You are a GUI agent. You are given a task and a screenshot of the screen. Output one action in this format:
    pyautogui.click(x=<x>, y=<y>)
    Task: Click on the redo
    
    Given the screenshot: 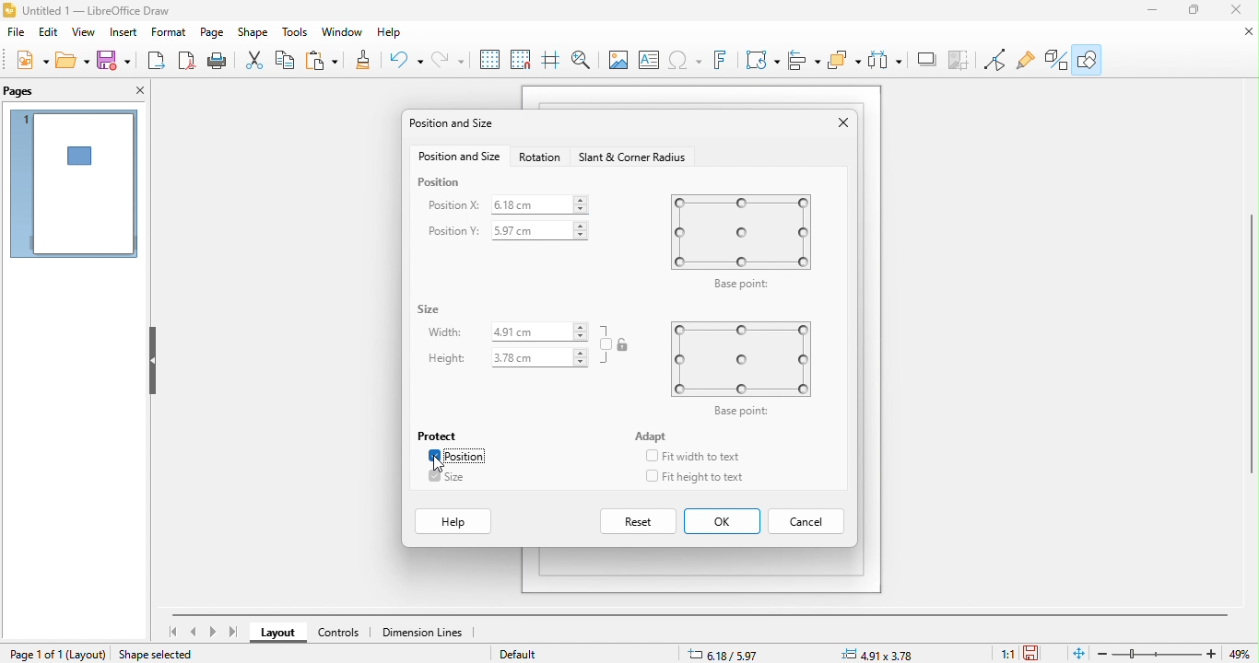 What is the action you would take?
    pyautogui.click(x=448, y=61)
    